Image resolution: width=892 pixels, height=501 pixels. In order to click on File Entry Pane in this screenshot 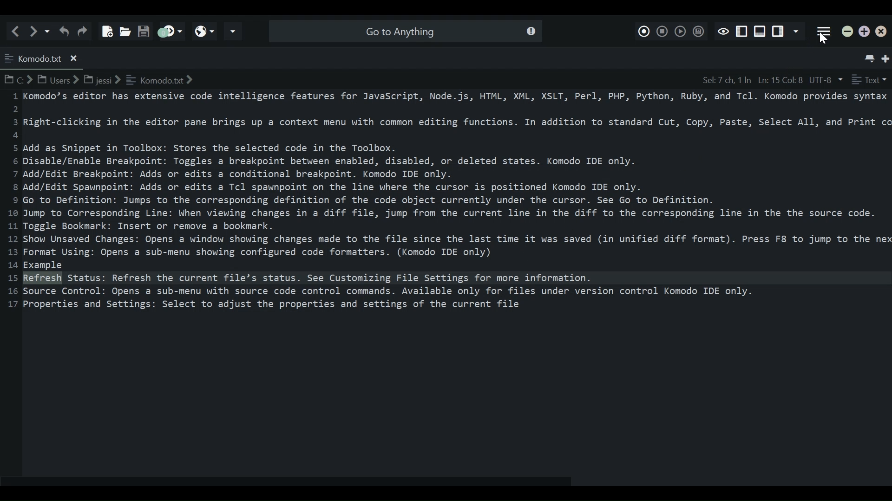, I will do `click(447, 281)`.